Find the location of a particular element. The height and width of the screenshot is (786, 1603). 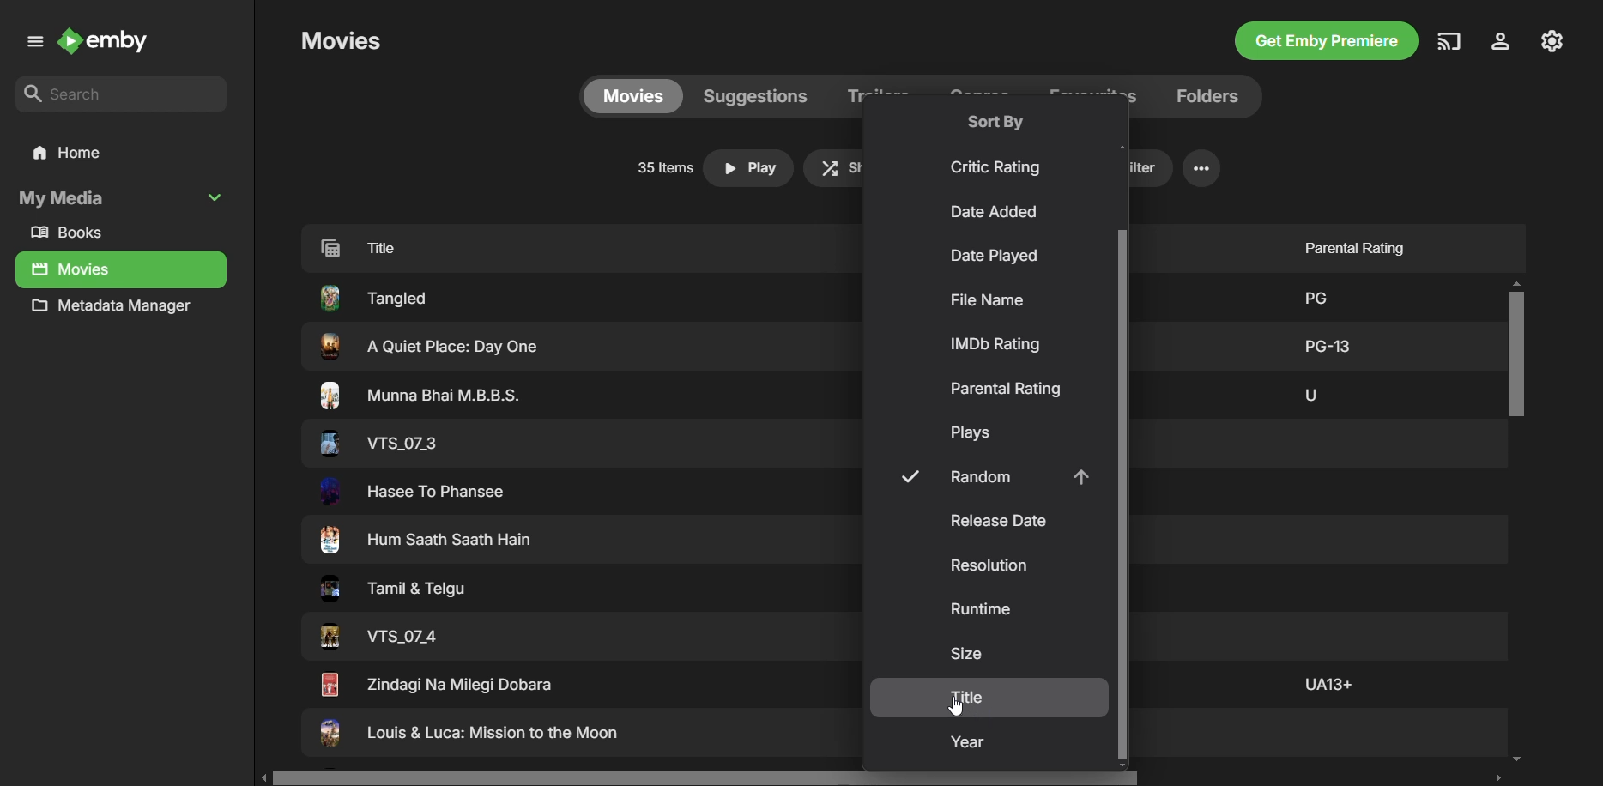

cursor is located at coordinates (961, 705).